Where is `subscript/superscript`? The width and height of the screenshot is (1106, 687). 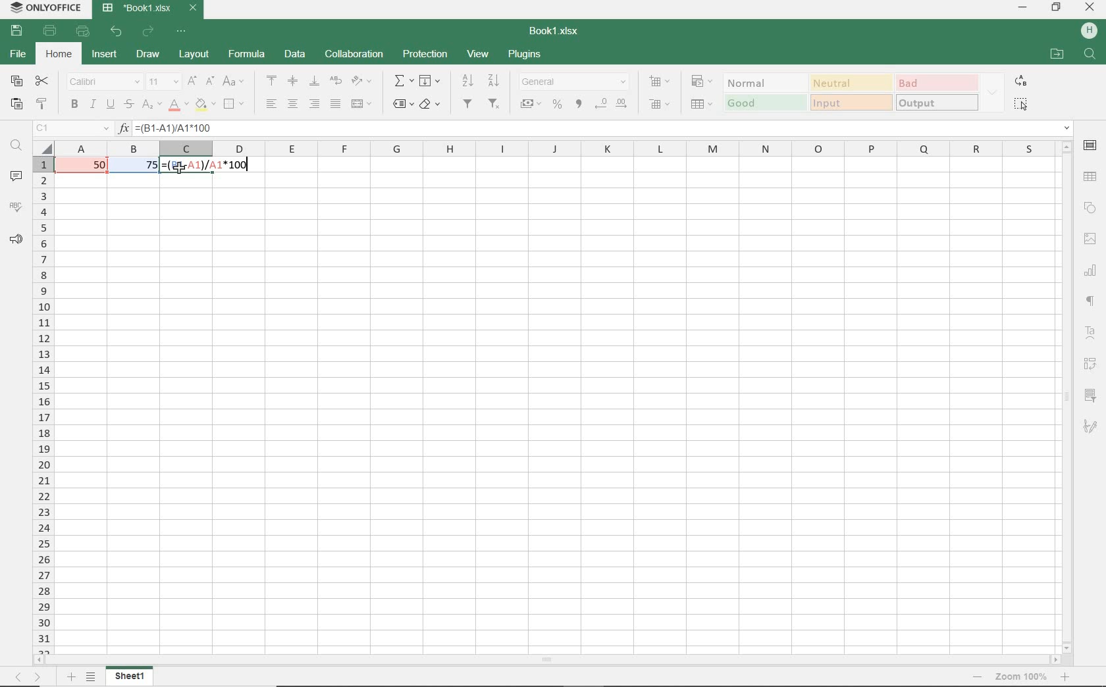 subscript/superscript is located at coordinates (151, 105).